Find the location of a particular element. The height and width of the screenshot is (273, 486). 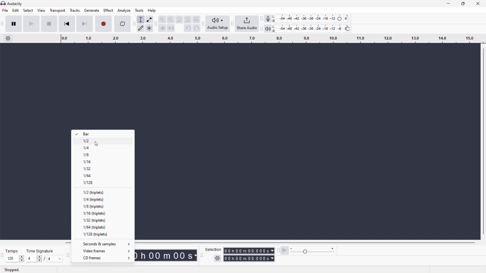

settings is located at coordinates (217, 258).